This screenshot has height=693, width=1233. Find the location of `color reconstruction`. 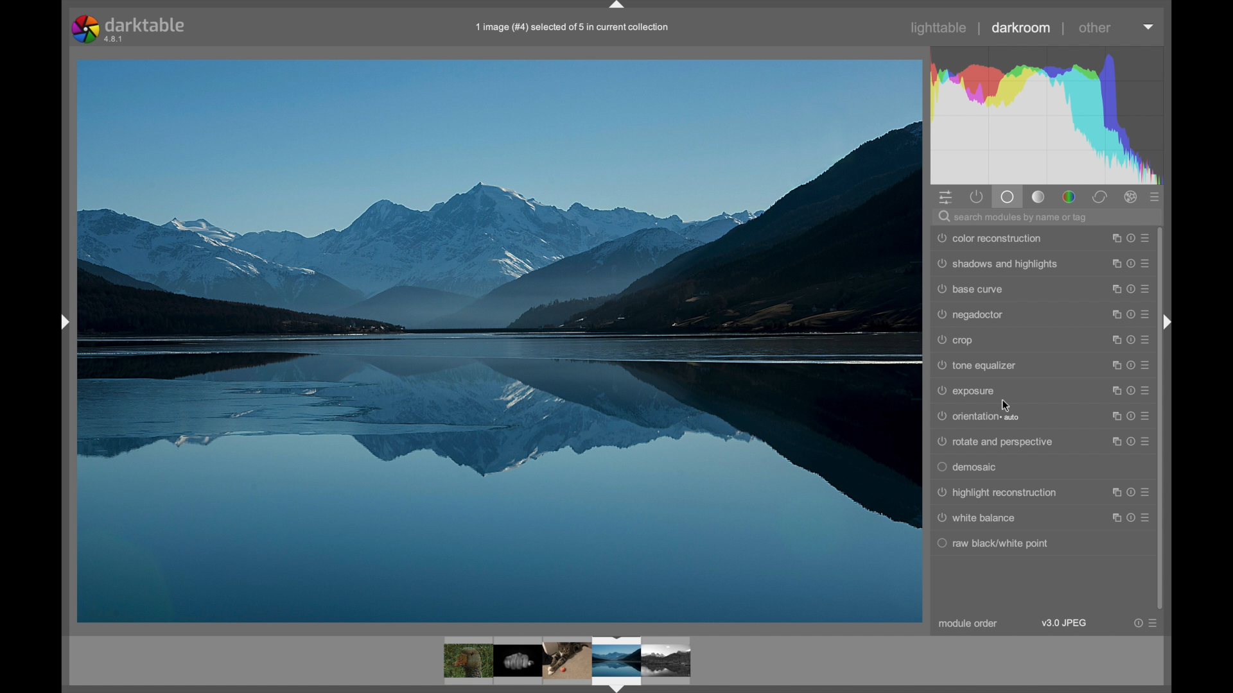

color reconstruction is located at coordinates (990, 238).